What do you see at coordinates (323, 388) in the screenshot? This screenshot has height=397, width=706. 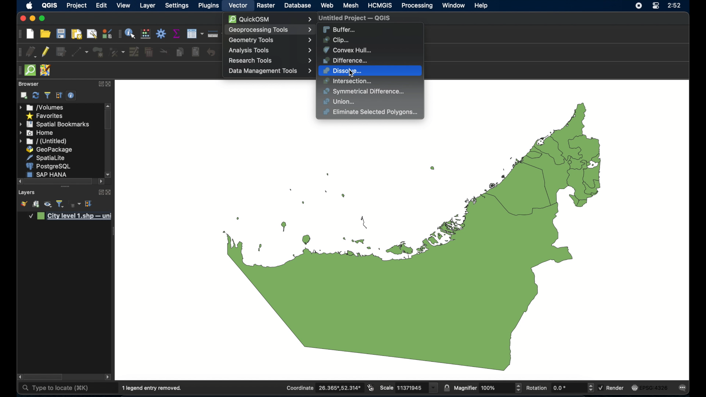 I see `coordinate` at bounding box center [323, 388].